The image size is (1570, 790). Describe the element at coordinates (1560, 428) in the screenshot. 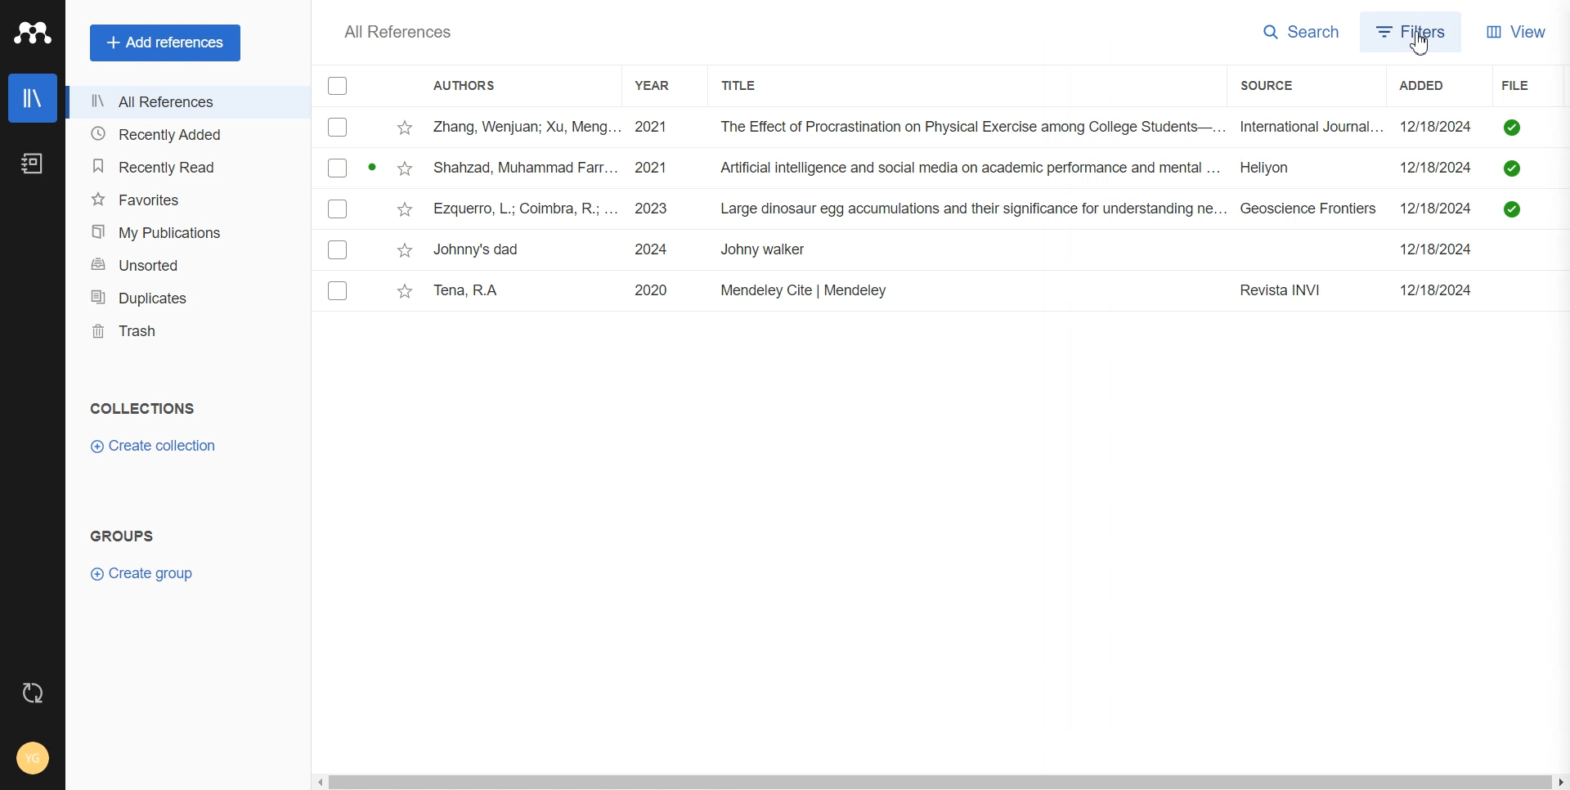

I see `Vertical scroll bar` at that location.